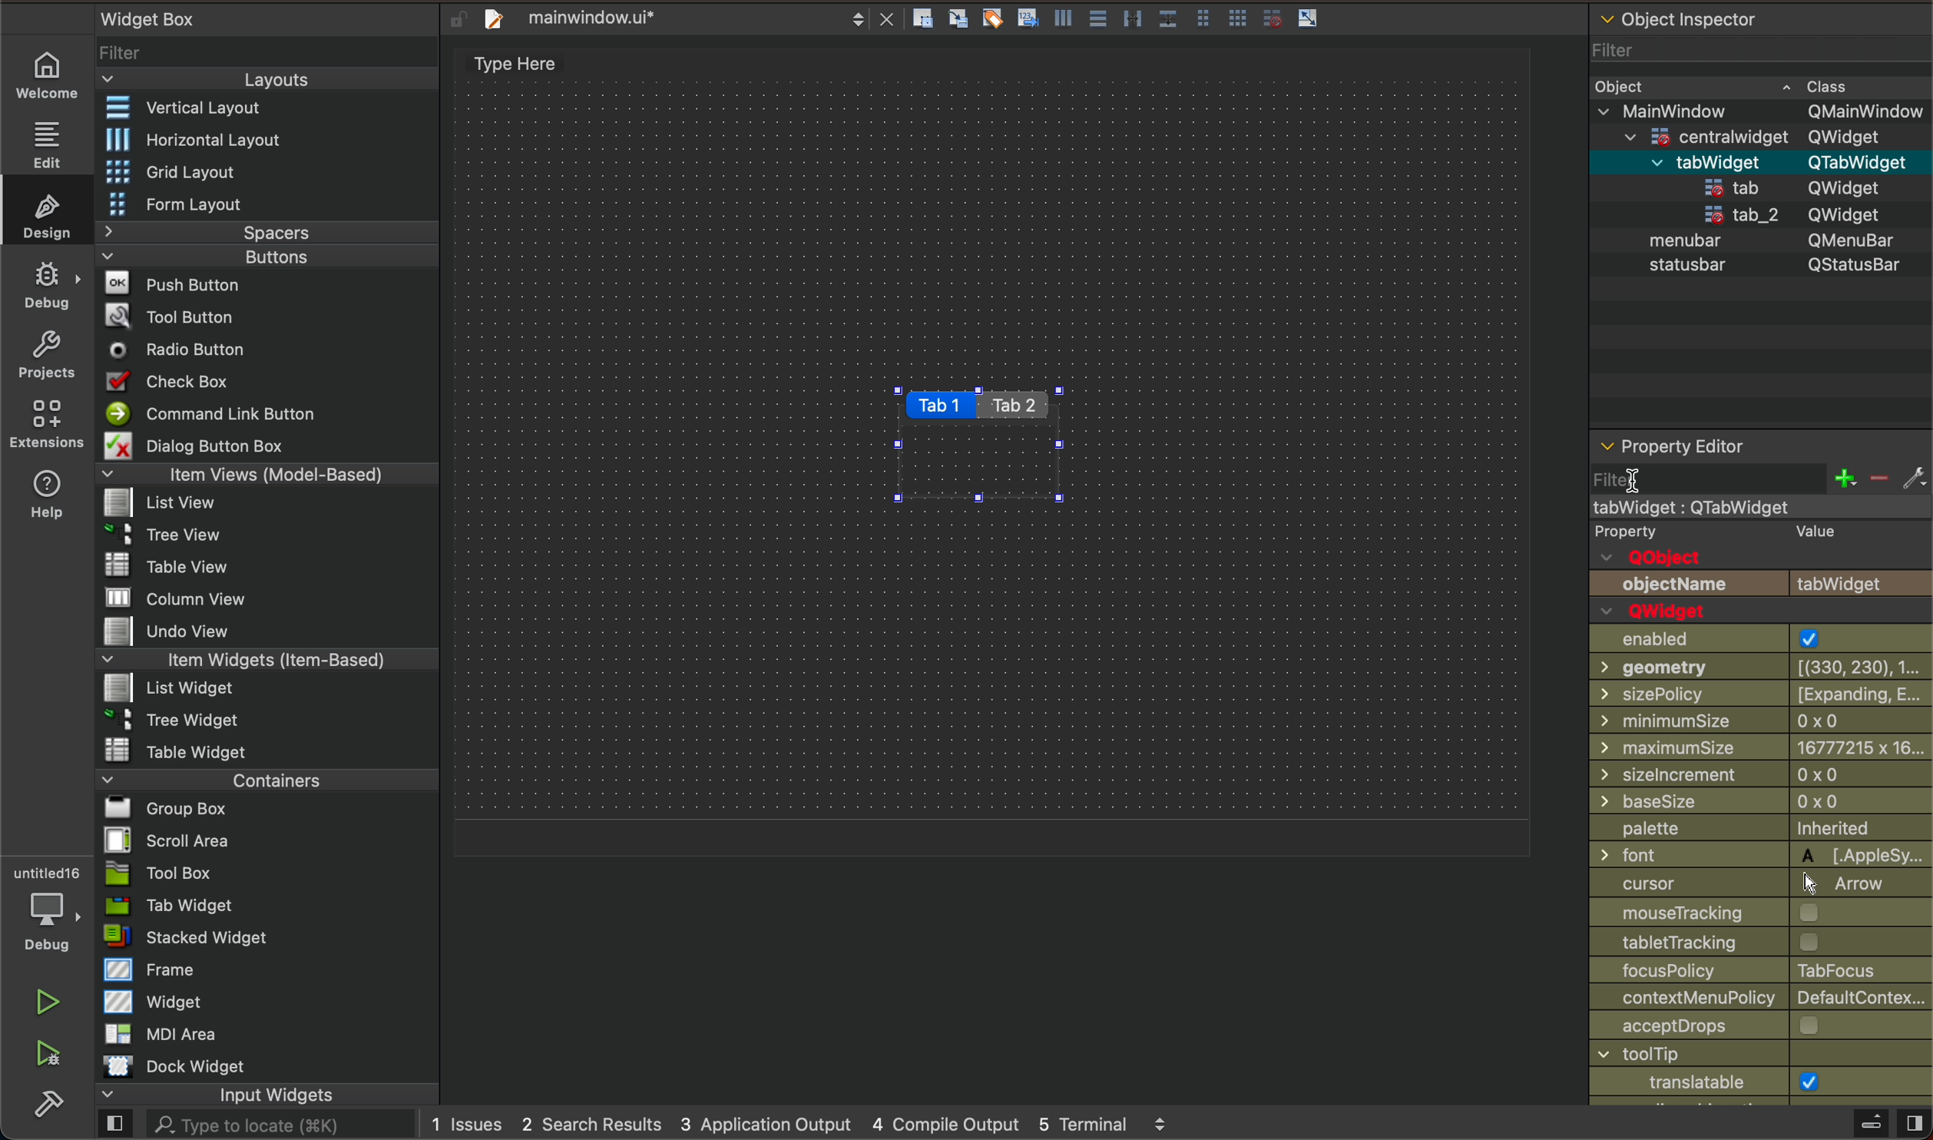 The height and width of the screenshot is (1140, 1933). What do you see at coordinates (155, 1002) in the screenshot?
I see `Widget` at bounding box center [155, 1002].